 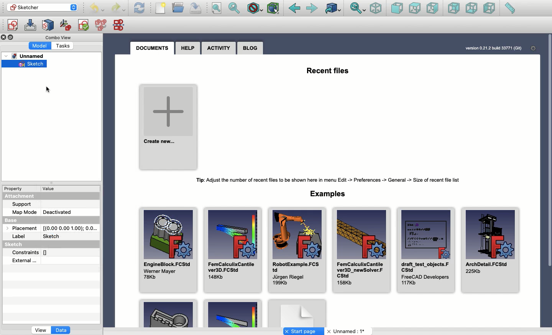 I want to click on Data, so click(x=62, y=331).